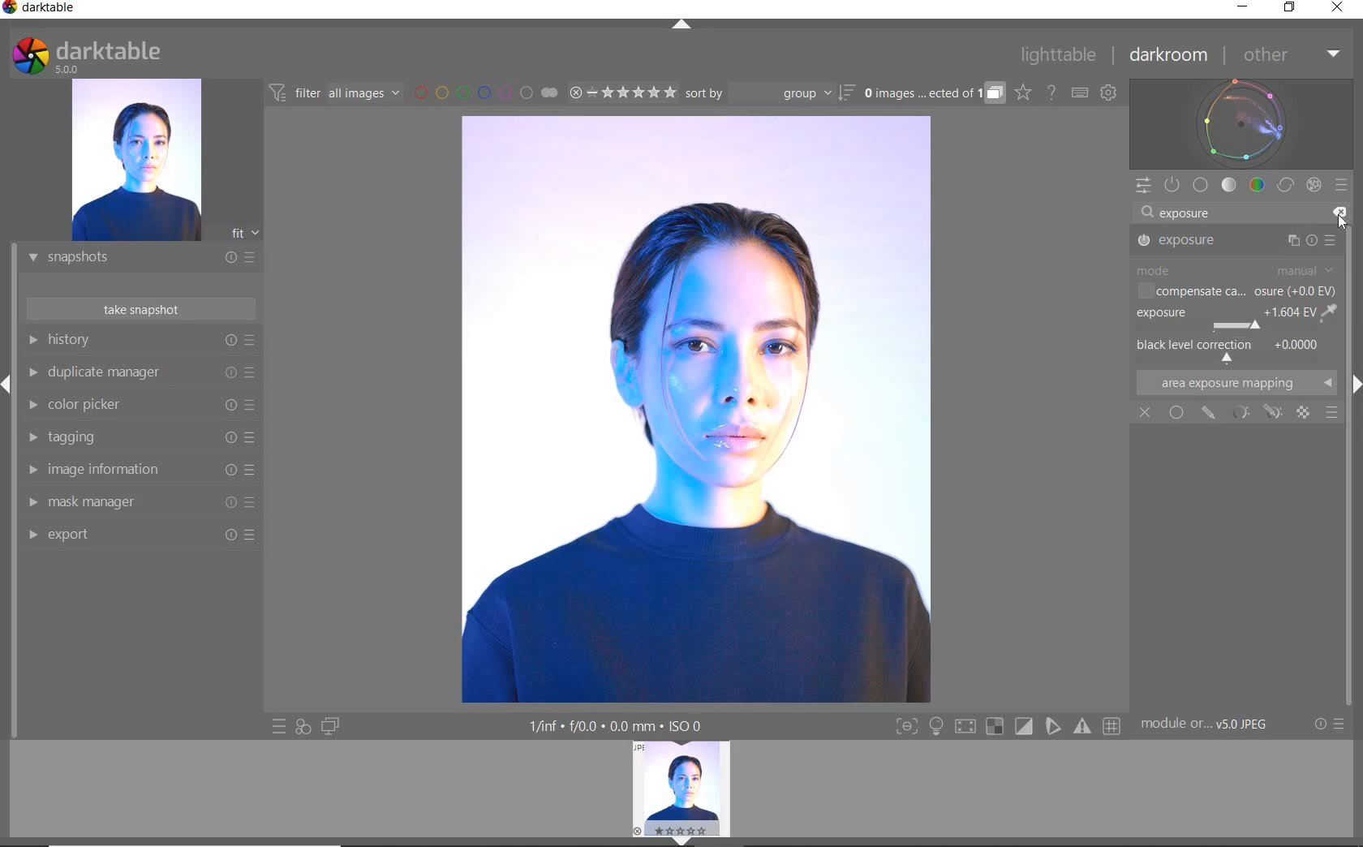 The height and width of the screenshot is (847, 1363). What do you see at coordinates (1084, 726) in the screenshot?
I see `Button` at bounding box center [1084, 726].